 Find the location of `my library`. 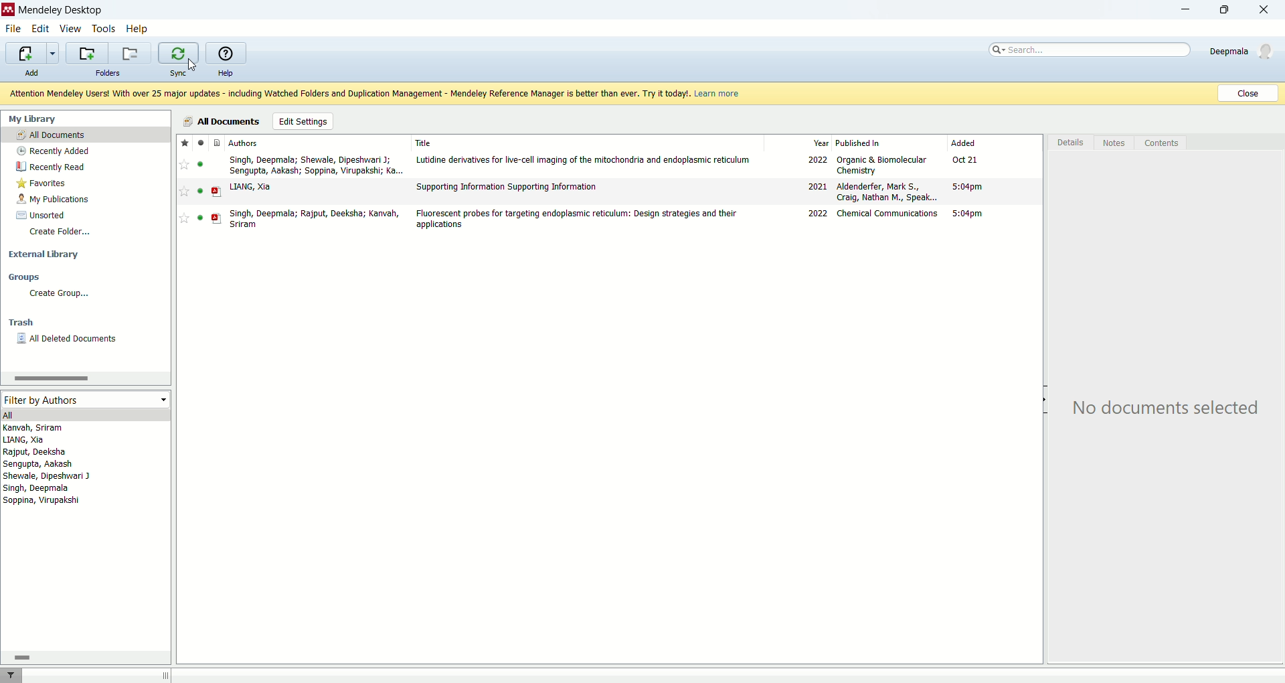

my library is located at coordinates (31, 119).